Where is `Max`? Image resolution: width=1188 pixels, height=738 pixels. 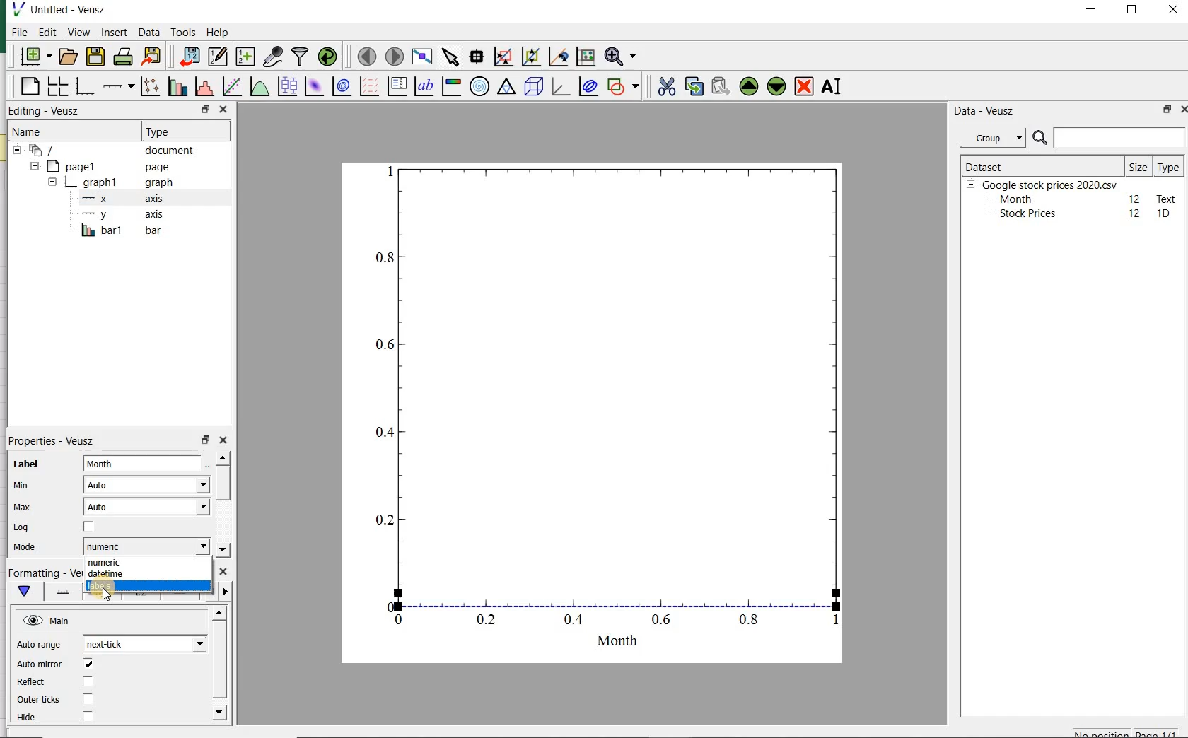 Max is located at coordinates (23, 508).